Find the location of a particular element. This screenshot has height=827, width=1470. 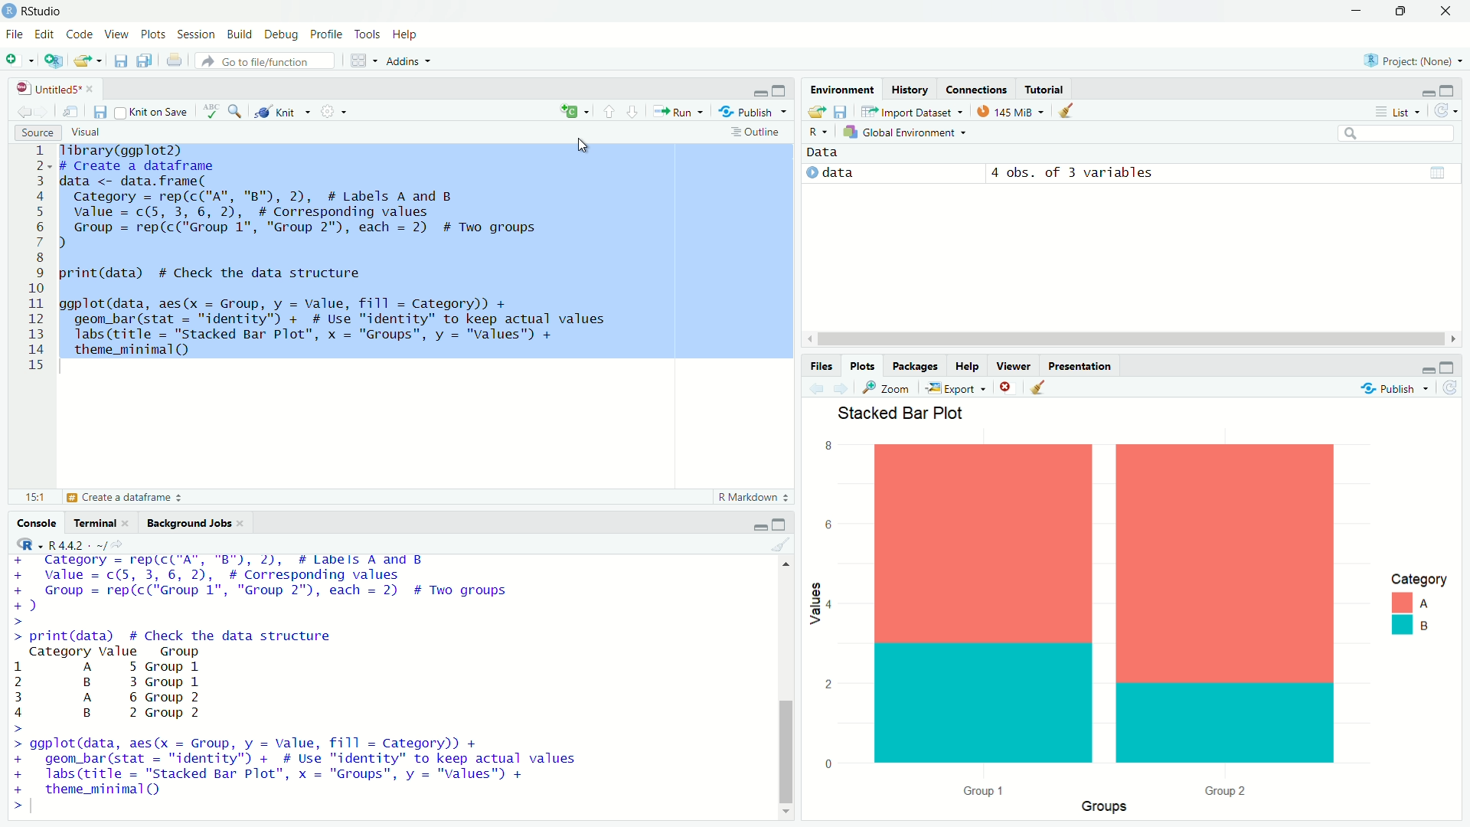

Insert new code chunk is located at coordinates (572, 110).